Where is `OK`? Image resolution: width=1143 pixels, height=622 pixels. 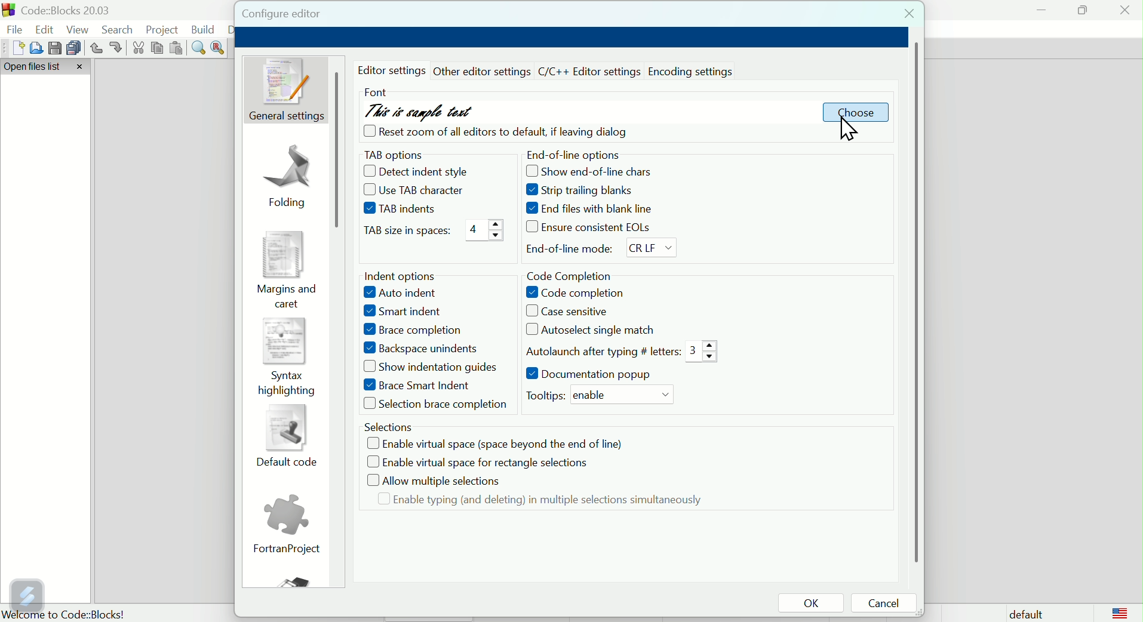 OK is located at coordinates (810, 604).